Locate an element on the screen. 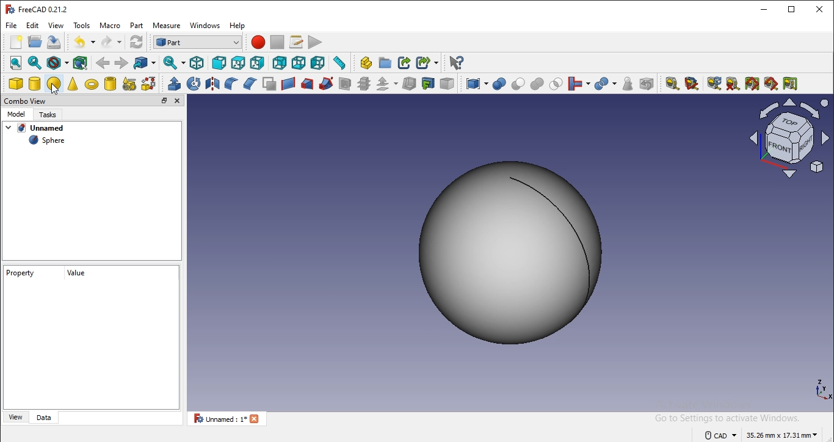 The width and height of the screenshot is (834, 442). top is located at coordinates (238, 63).